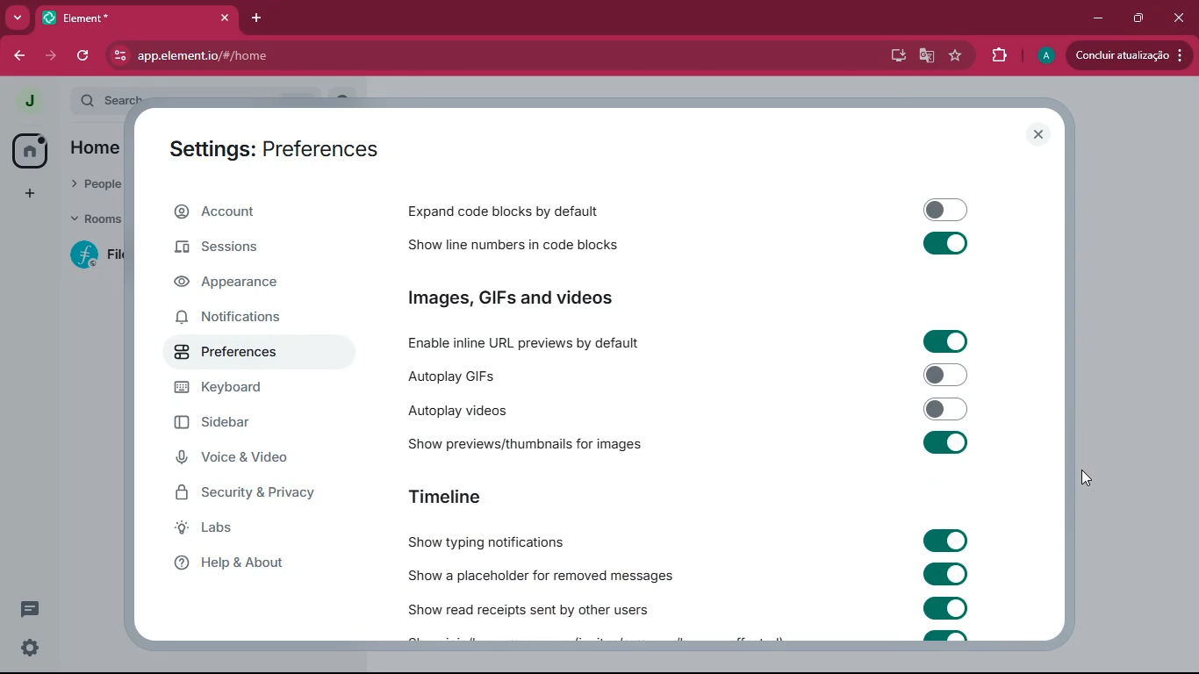  What do you see at coordinates (553, 298) in the screenshot?
I see `images, GIFs and videos` at bounding box center [553, 298].